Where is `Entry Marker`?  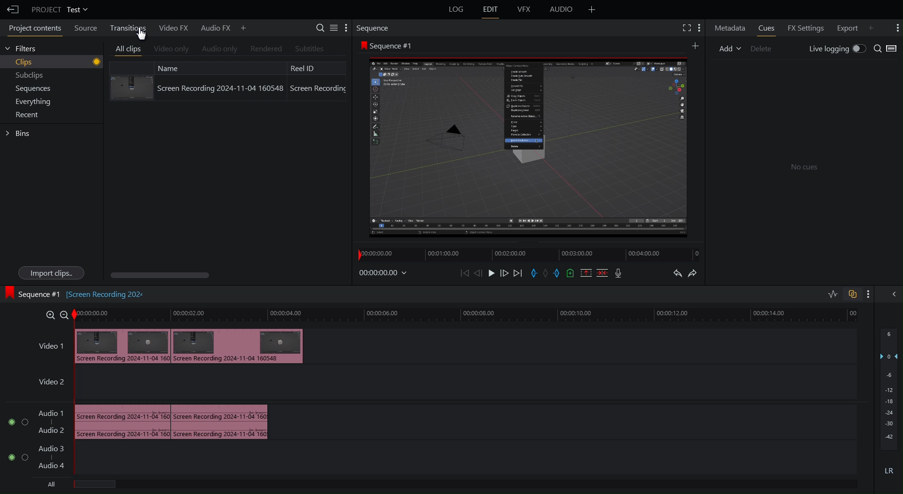 Entry Marker is located at coordinates (534, 274).